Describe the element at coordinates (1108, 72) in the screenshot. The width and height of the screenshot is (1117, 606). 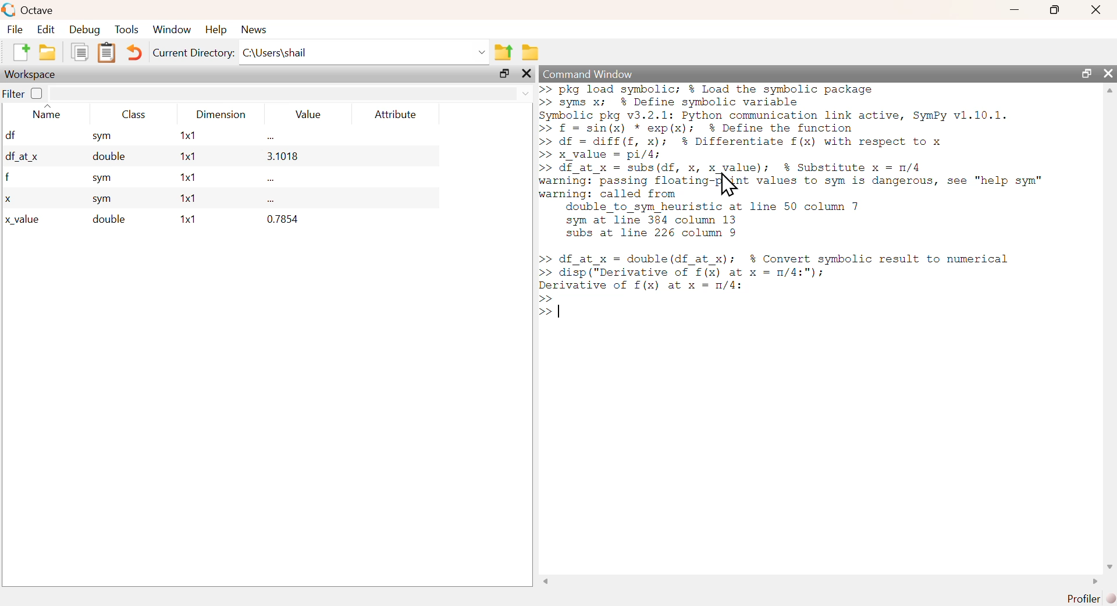
I see `close` at that location.